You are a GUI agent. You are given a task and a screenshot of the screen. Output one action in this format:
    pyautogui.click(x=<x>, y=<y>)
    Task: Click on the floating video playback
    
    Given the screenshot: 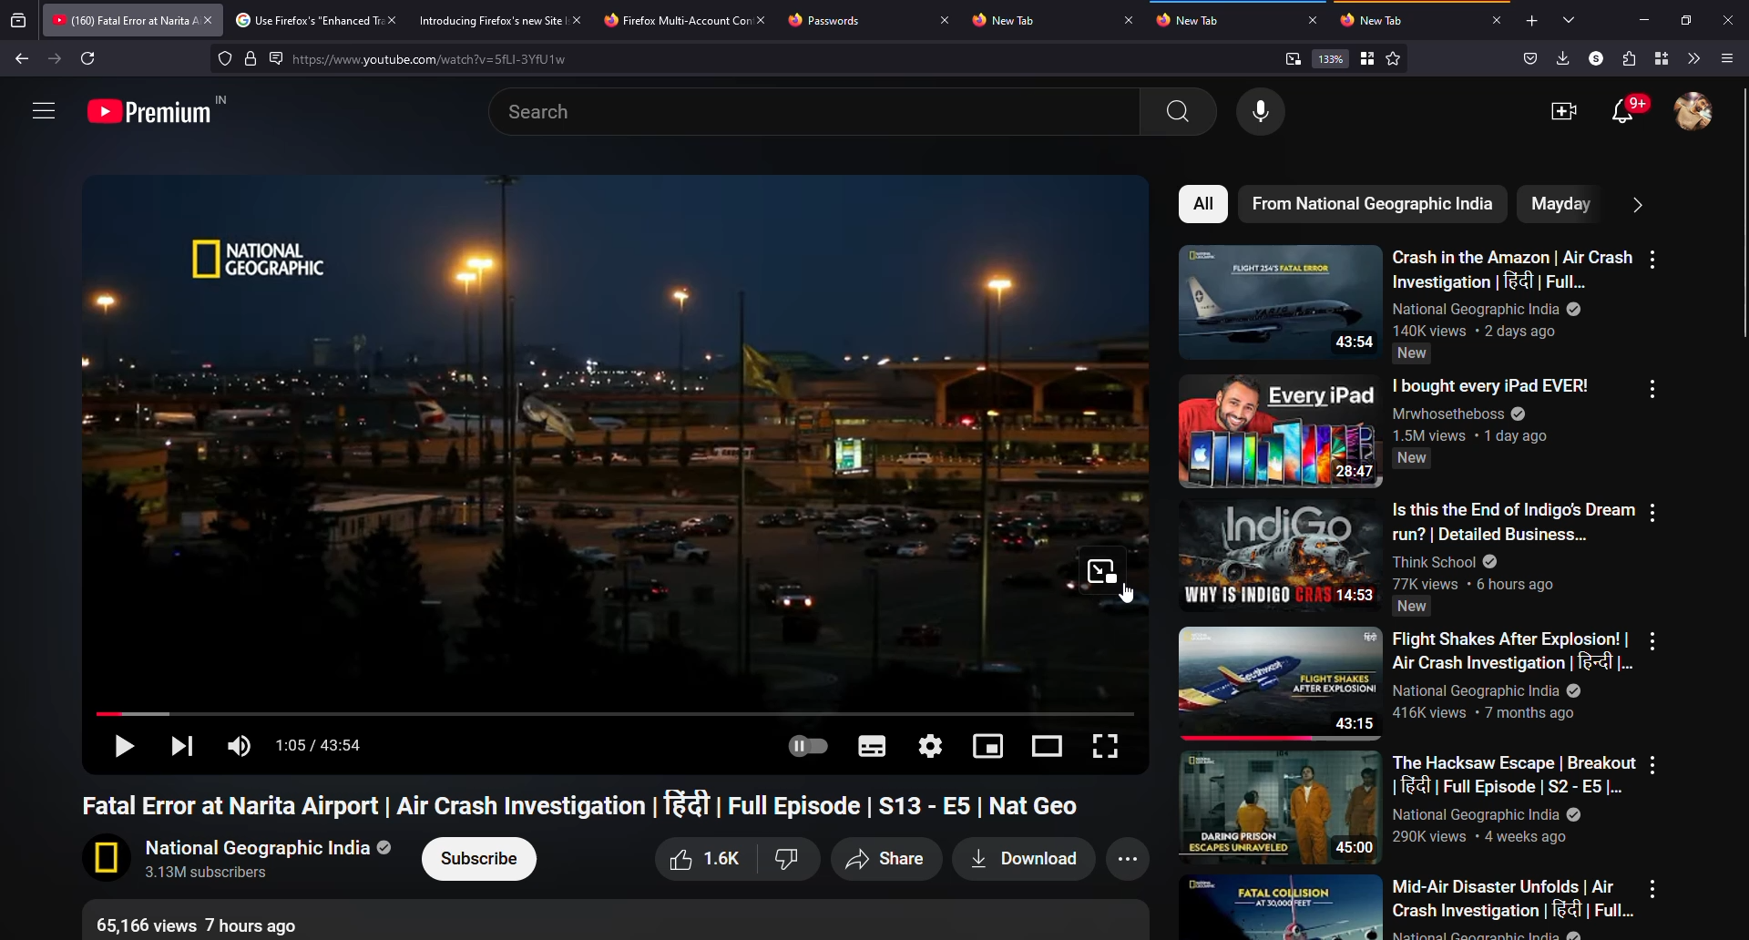 What is the action you would take?
    pyautogui.click(x=1102, y=570)
    